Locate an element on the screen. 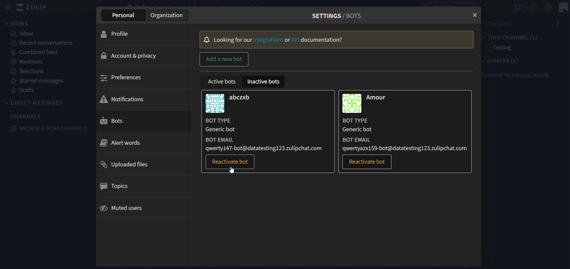  uploaded files is located at coordinates (129, 165).